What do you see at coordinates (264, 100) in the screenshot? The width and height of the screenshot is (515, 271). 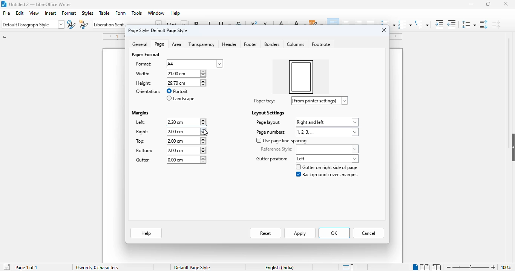 I see `paper tray` at bounding box center [264, 100].